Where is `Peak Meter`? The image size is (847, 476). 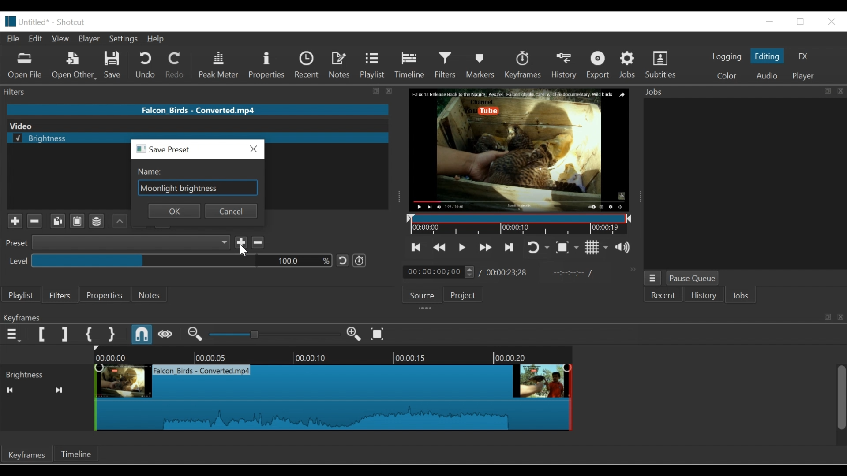
Peak Meter is located at coordinates (219, 66).